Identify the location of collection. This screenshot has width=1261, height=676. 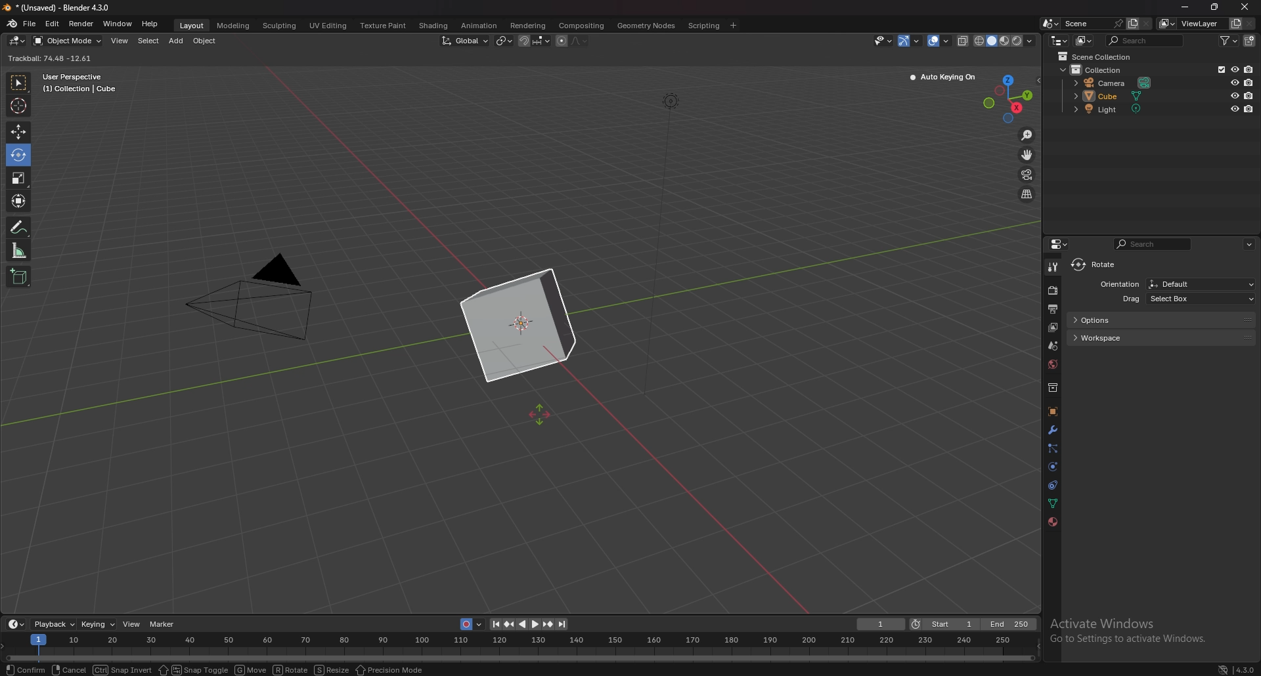
(1097, 70).